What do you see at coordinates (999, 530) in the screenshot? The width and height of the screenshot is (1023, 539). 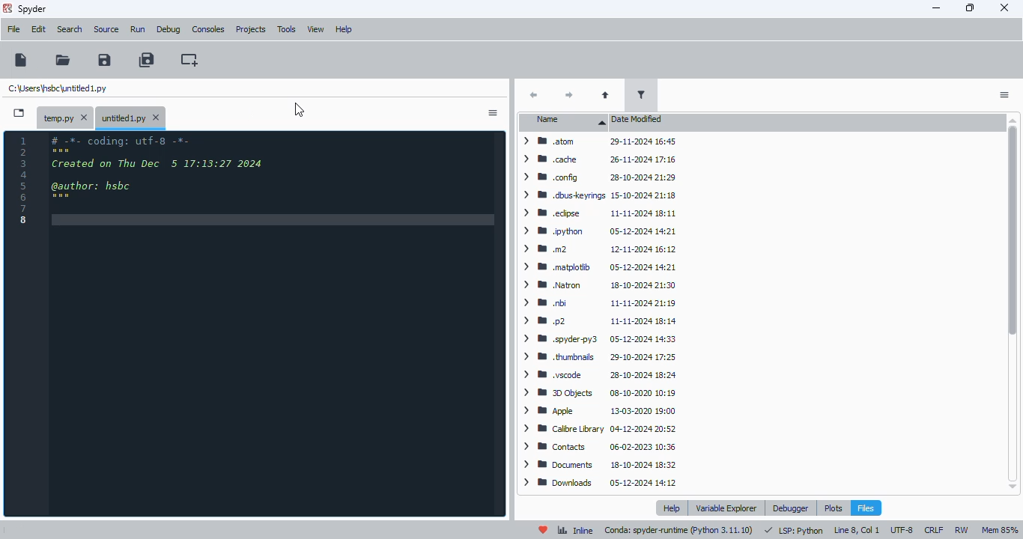 I see `mem 84%` at bounding box center [999, 530].